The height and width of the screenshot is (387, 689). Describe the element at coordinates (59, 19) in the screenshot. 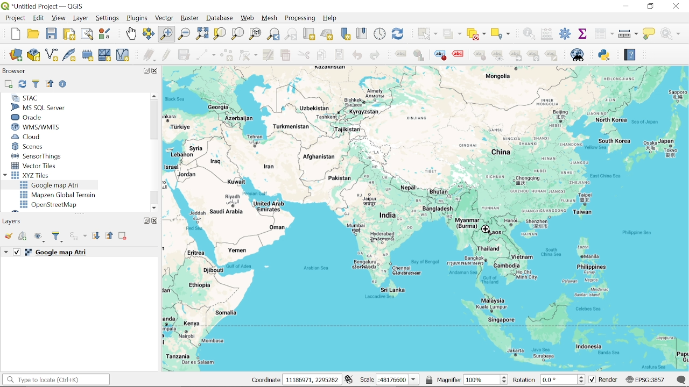

I see `View` at that location.